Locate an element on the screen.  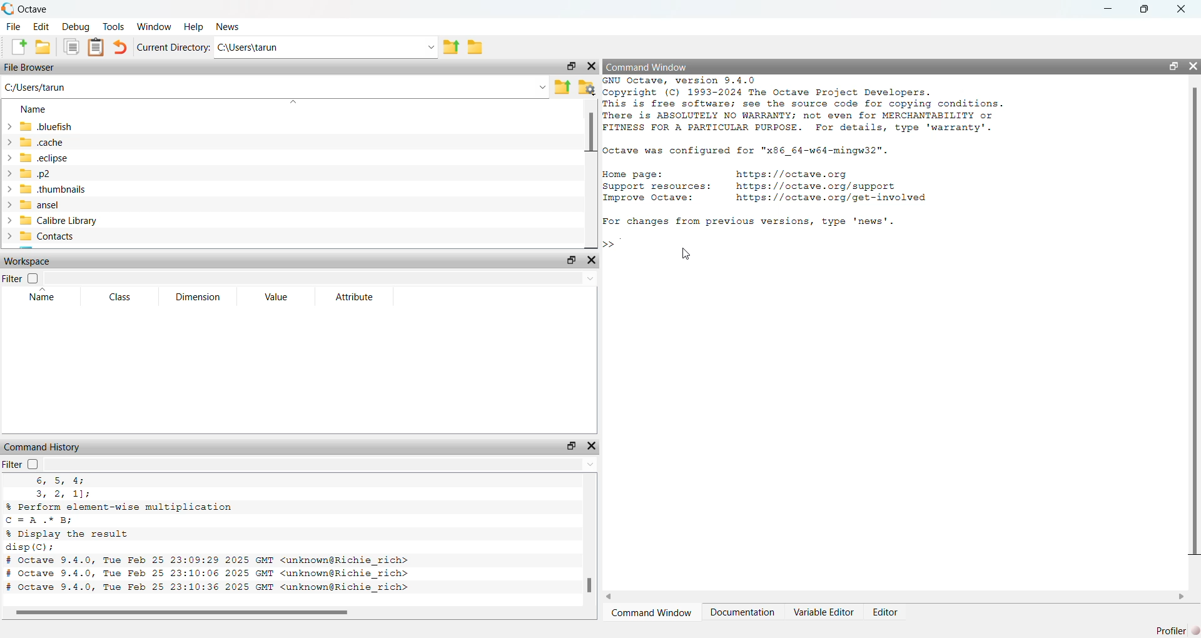
# Octave 9.4.0, Tue Feb 25 23:10:06 2025 GMT <unknown@Richie_rich> is located at coordinates (208, 574).